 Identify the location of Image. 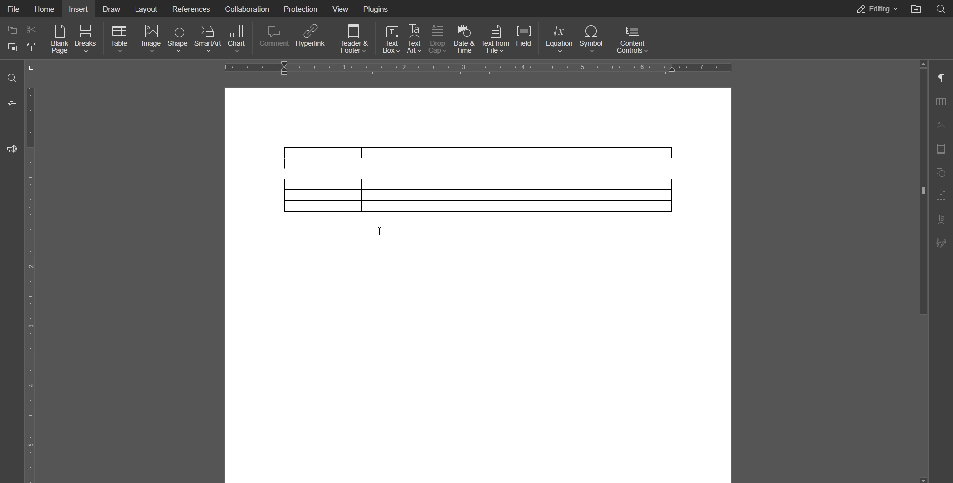
(153, 39).